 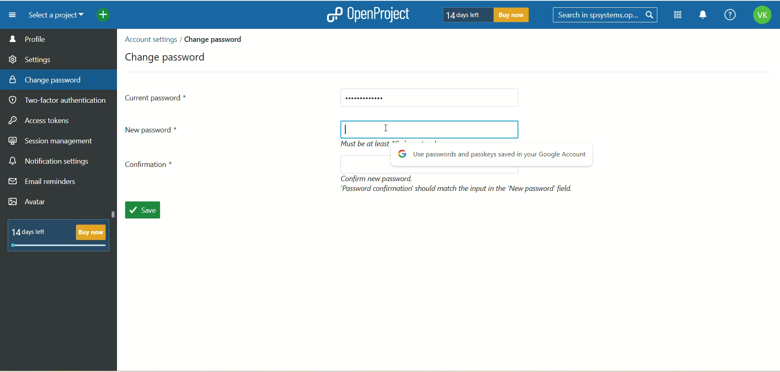 What do you see at coordinates (43, 121) in the screenshot?
I see `access takers` at bounding box center [43, 121].